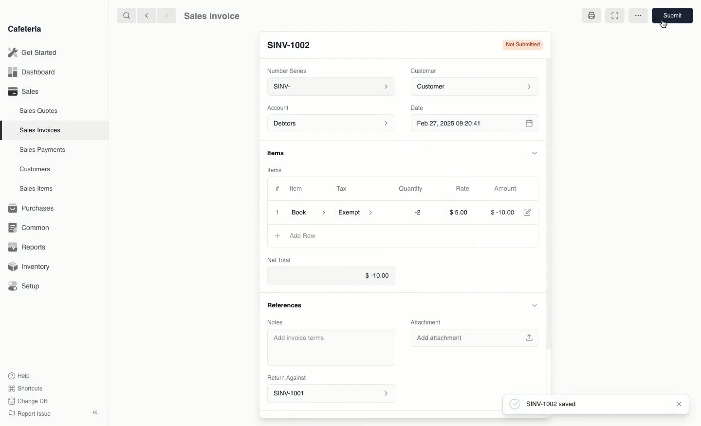 The height and width of the screenshot is (426, 701). I want to click on Customer, so click(478, 87).